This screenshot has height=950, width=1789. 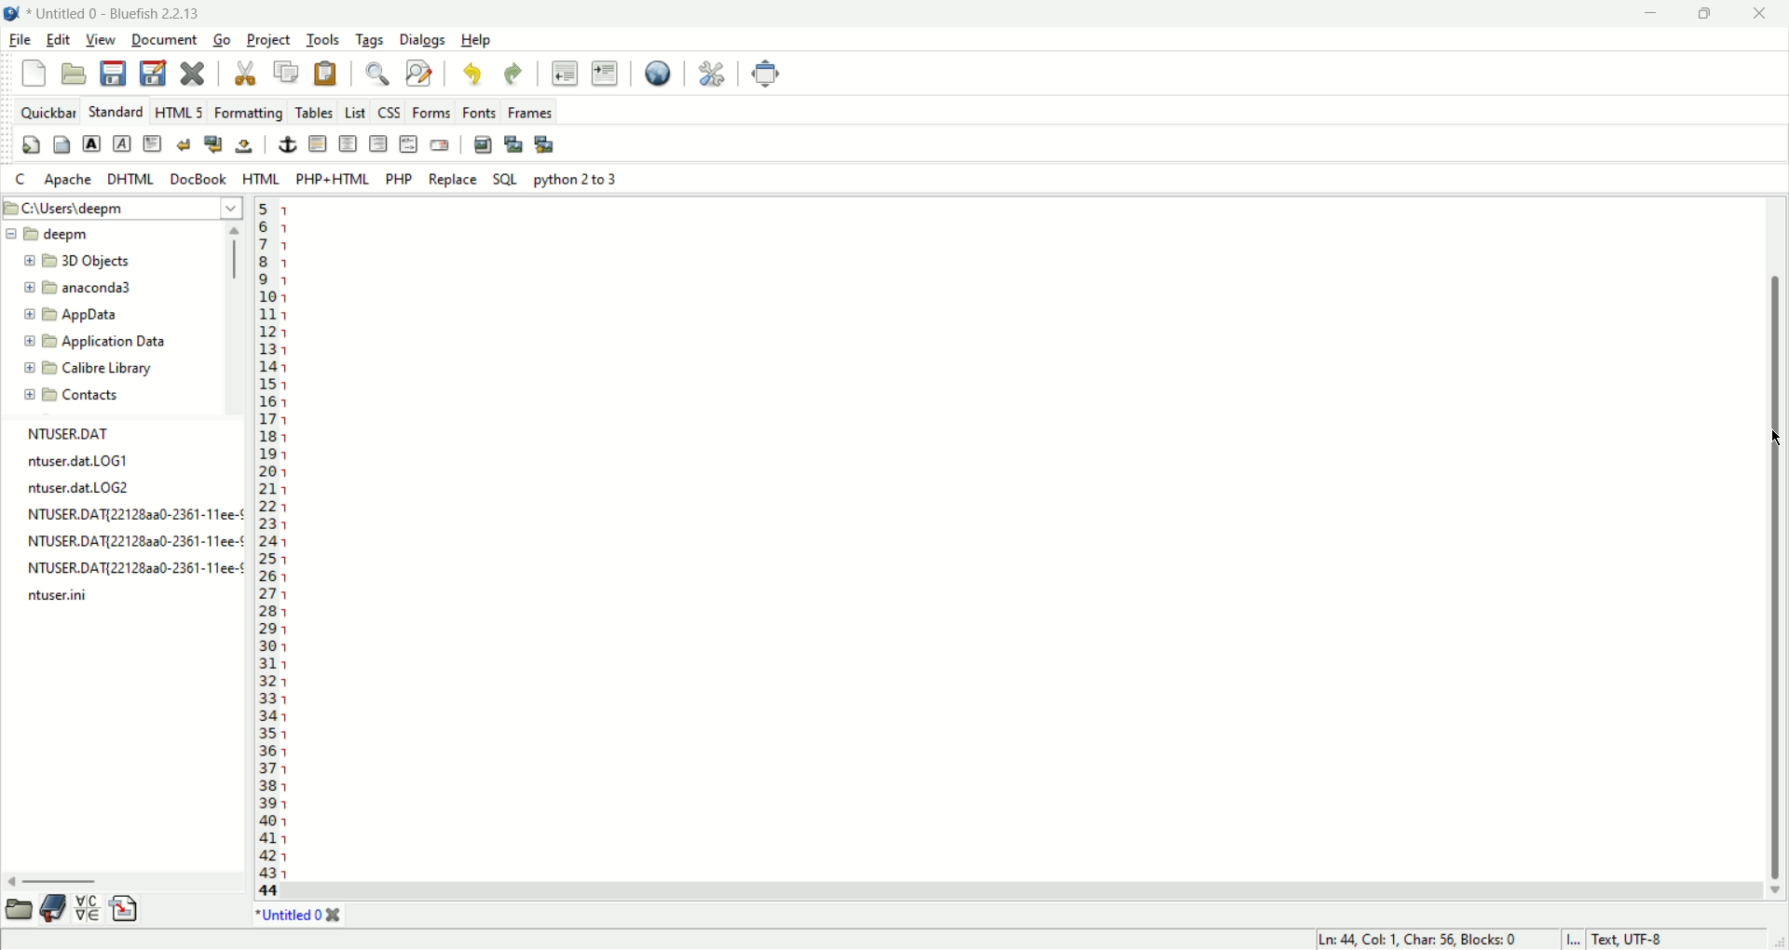 I want to click on find, so click(x=374, y=75).